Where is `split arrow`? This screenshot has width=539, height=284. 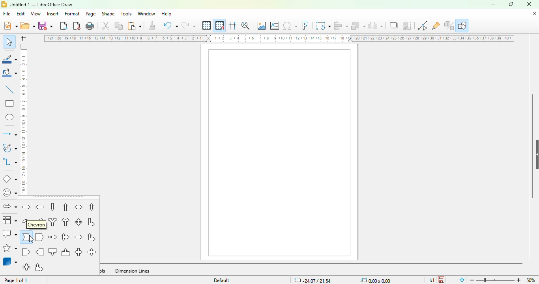
split arrow is located at coordinates (53, 222).